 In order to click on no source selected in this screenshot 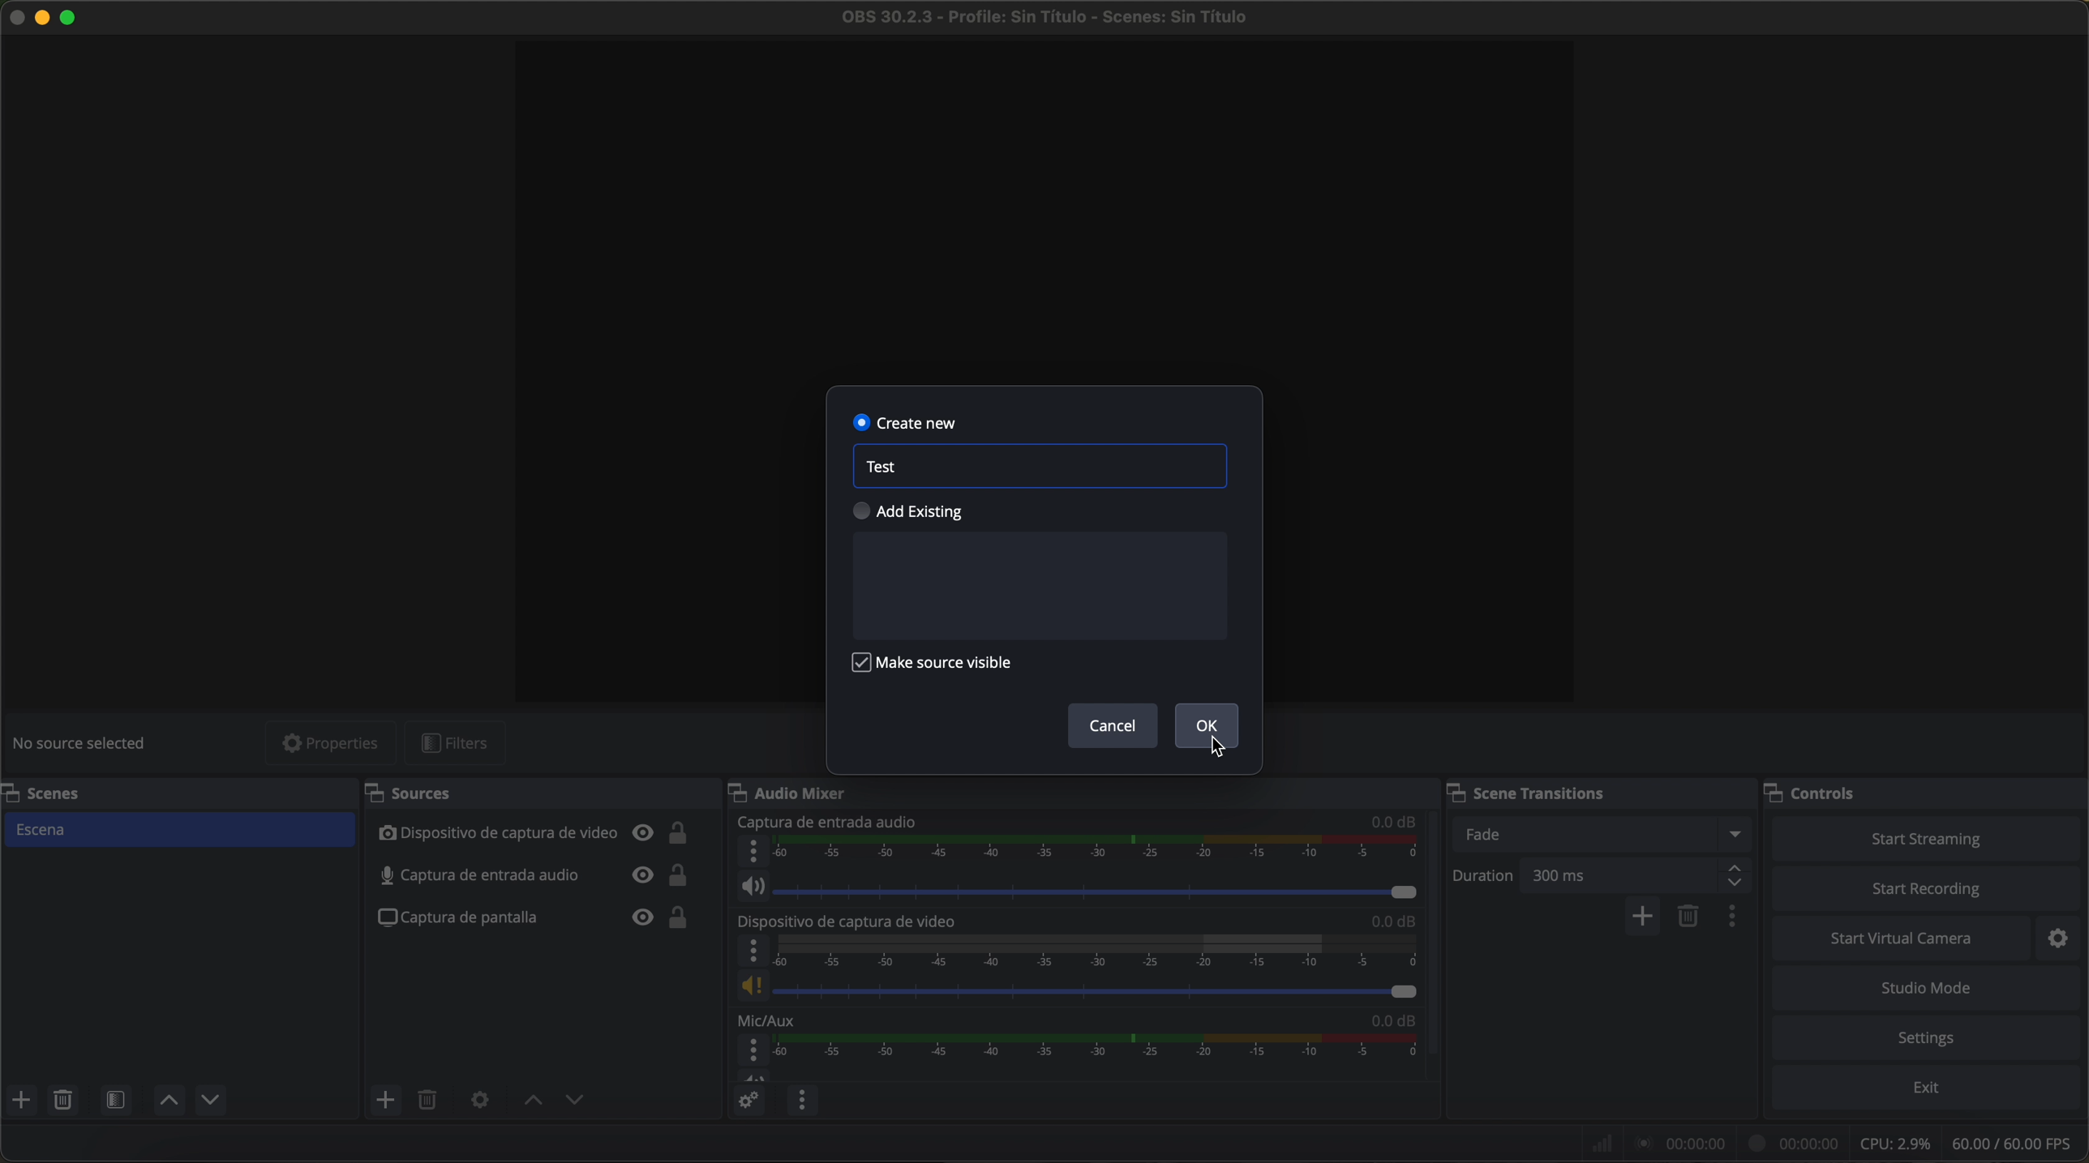, I will do `click(85, 742)`.